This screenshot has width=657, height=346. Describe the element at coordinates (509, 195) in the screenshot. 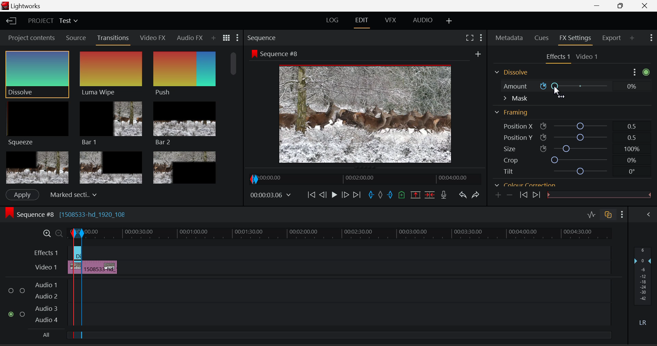

I see `Delete keyframes` at that location.